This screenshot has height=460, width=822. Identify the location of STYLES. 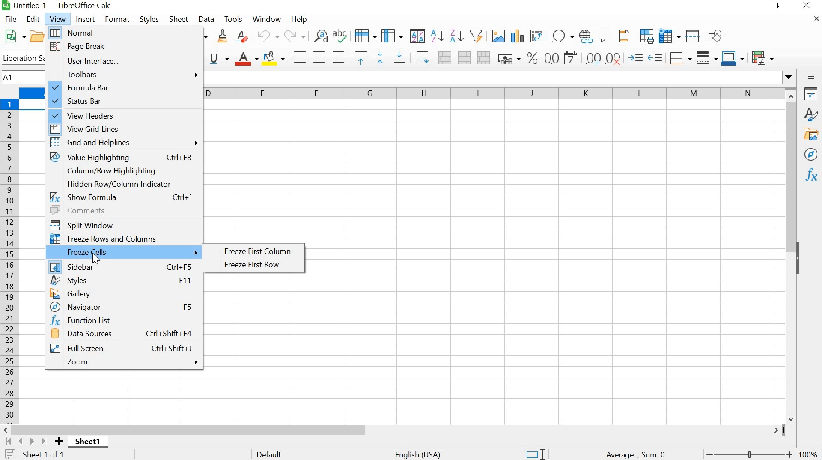
(811, 114).